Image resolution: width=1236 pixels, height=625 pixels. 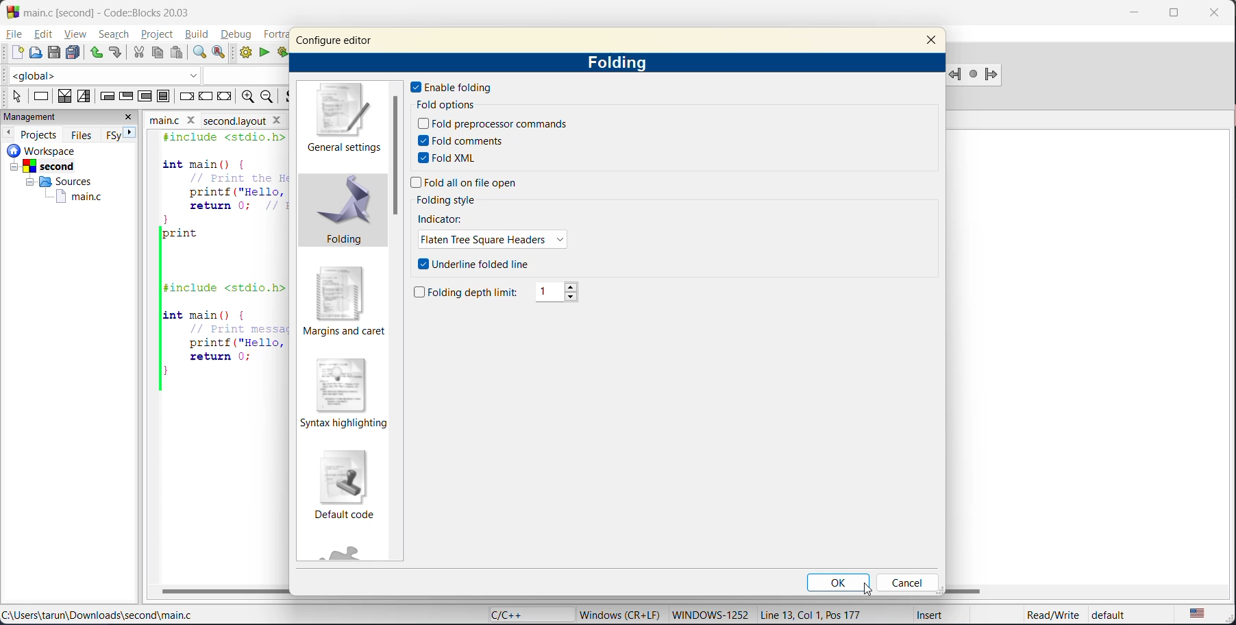 What do you see at coordinates (560, 293) in the screenshot?
I see `1` at bounding box center [560, 293].